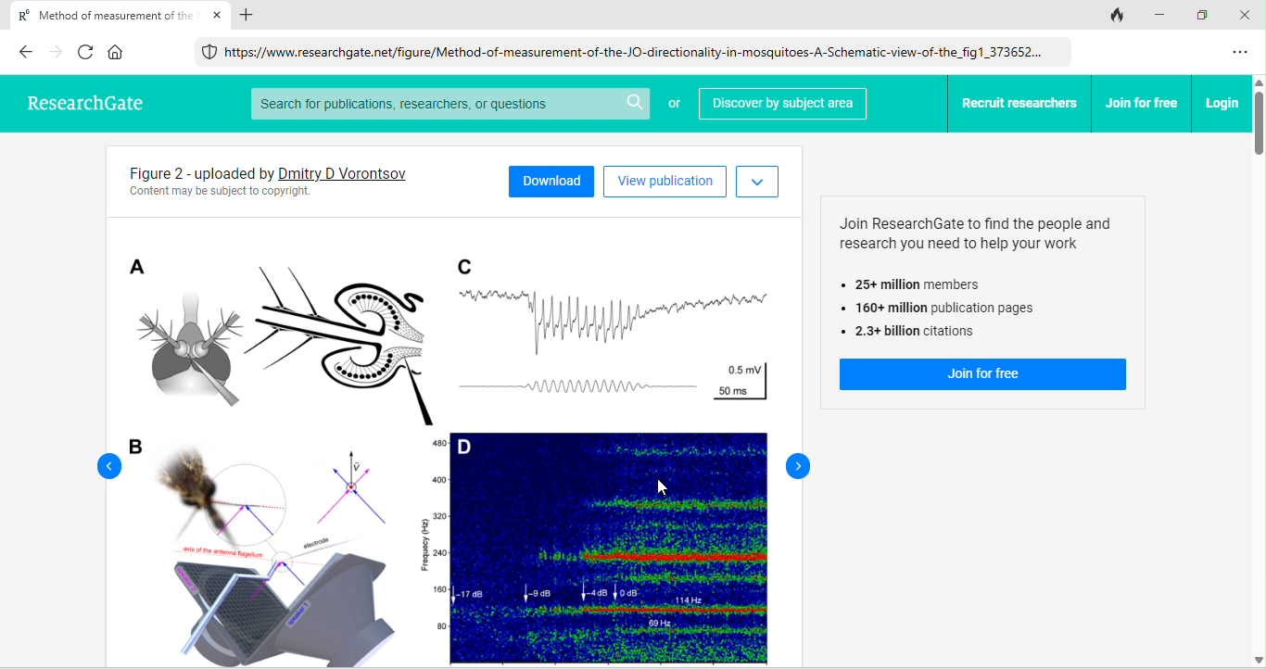 The height and width of the screenshot is (669, 1266). What do you see at coordinates (82, 100) in the screenshot?
I see `research gate` at bounding box center [82, 100].